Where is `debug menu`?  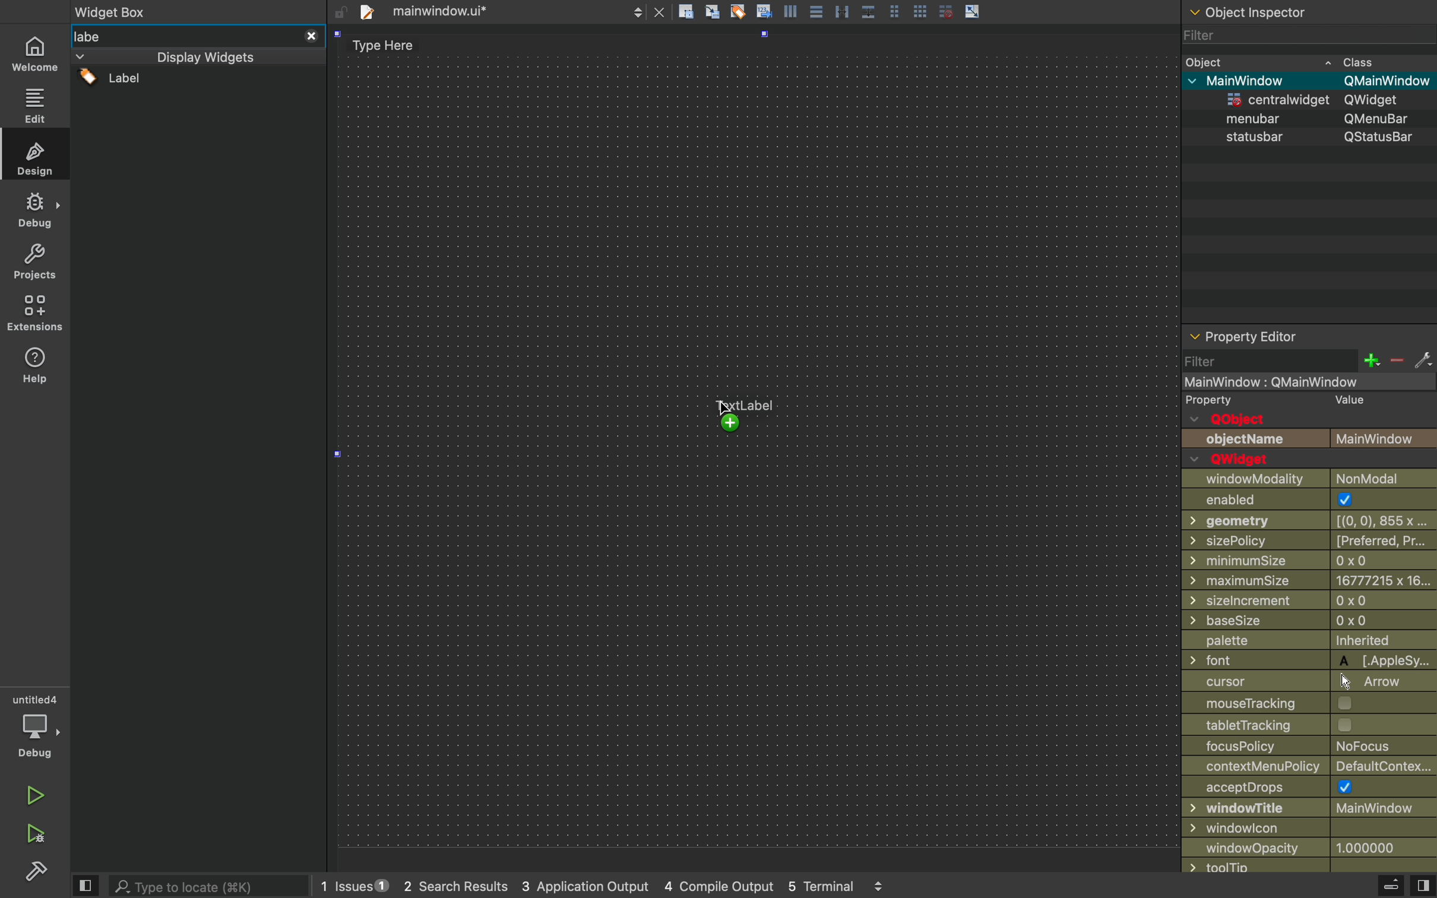 debug menu is located at coordinates (1377, 886).